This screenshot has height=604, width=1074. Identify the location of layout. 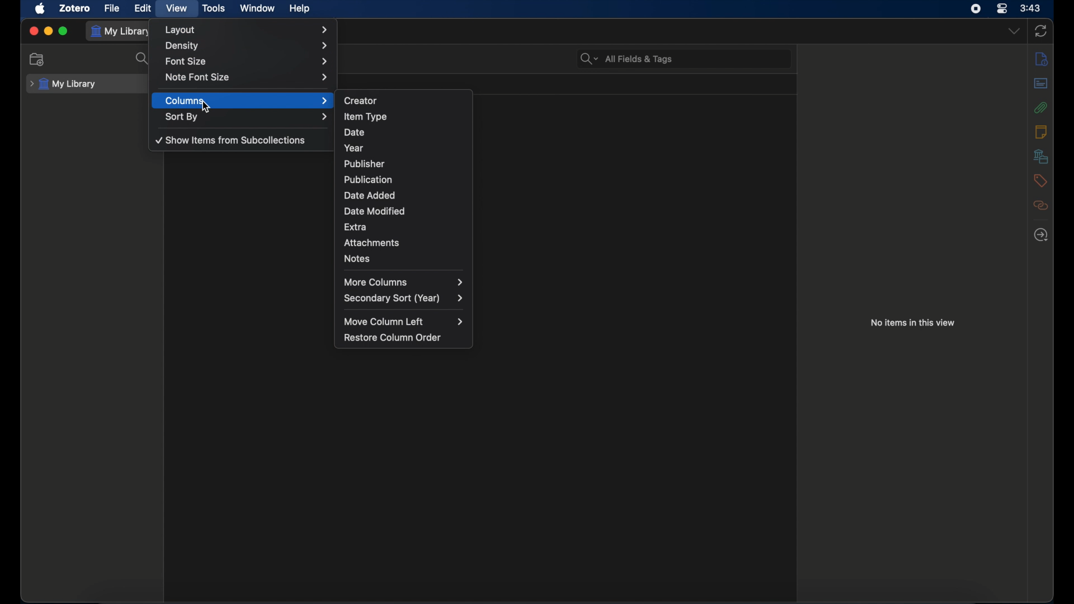
(247, 30).